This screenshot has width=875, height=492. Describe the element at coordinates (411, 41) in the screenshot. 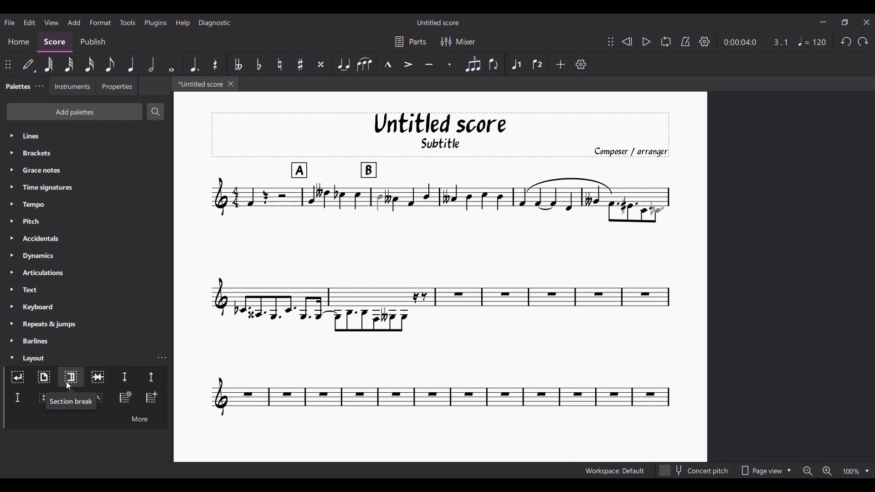

I see `Parts settings` at that location.